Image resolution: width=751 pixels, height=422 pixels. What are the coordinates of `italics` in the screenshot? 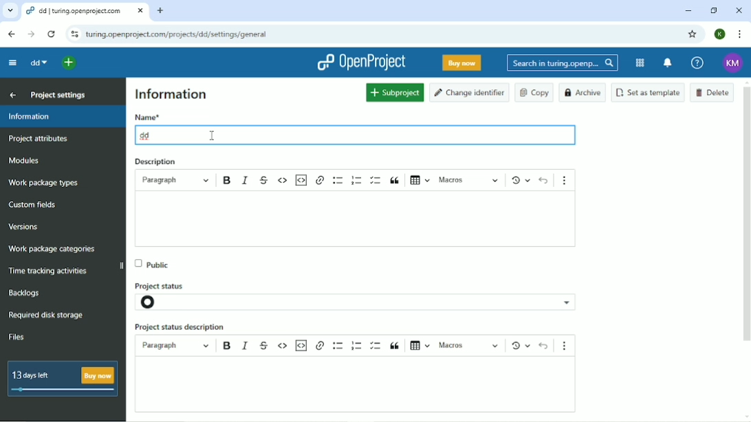 It's located at (247, 344).